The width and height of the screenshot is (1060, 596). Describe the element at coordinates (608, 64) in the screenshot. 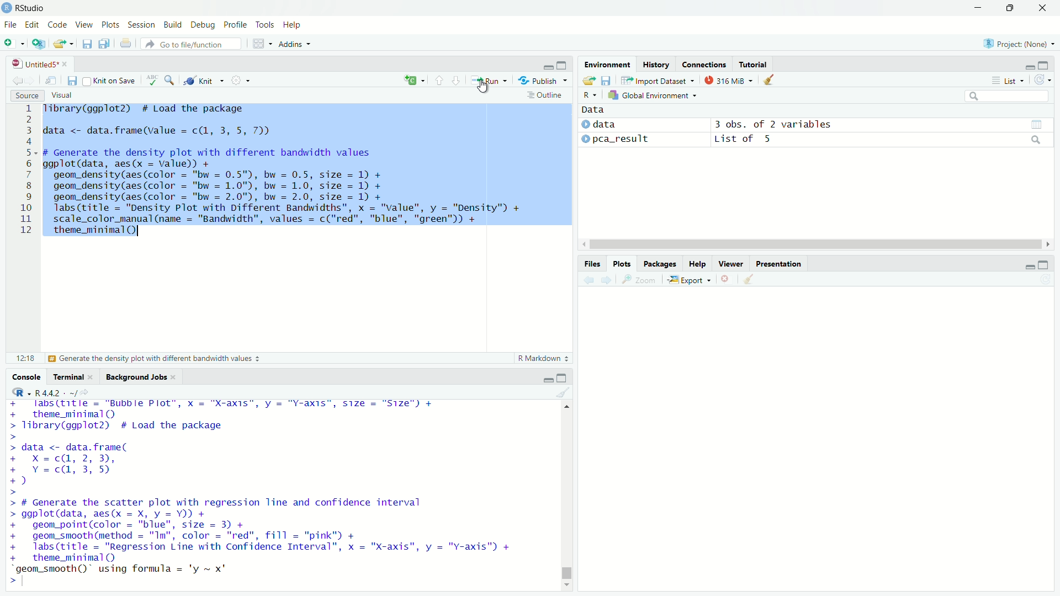

I see `Environment` at that location.